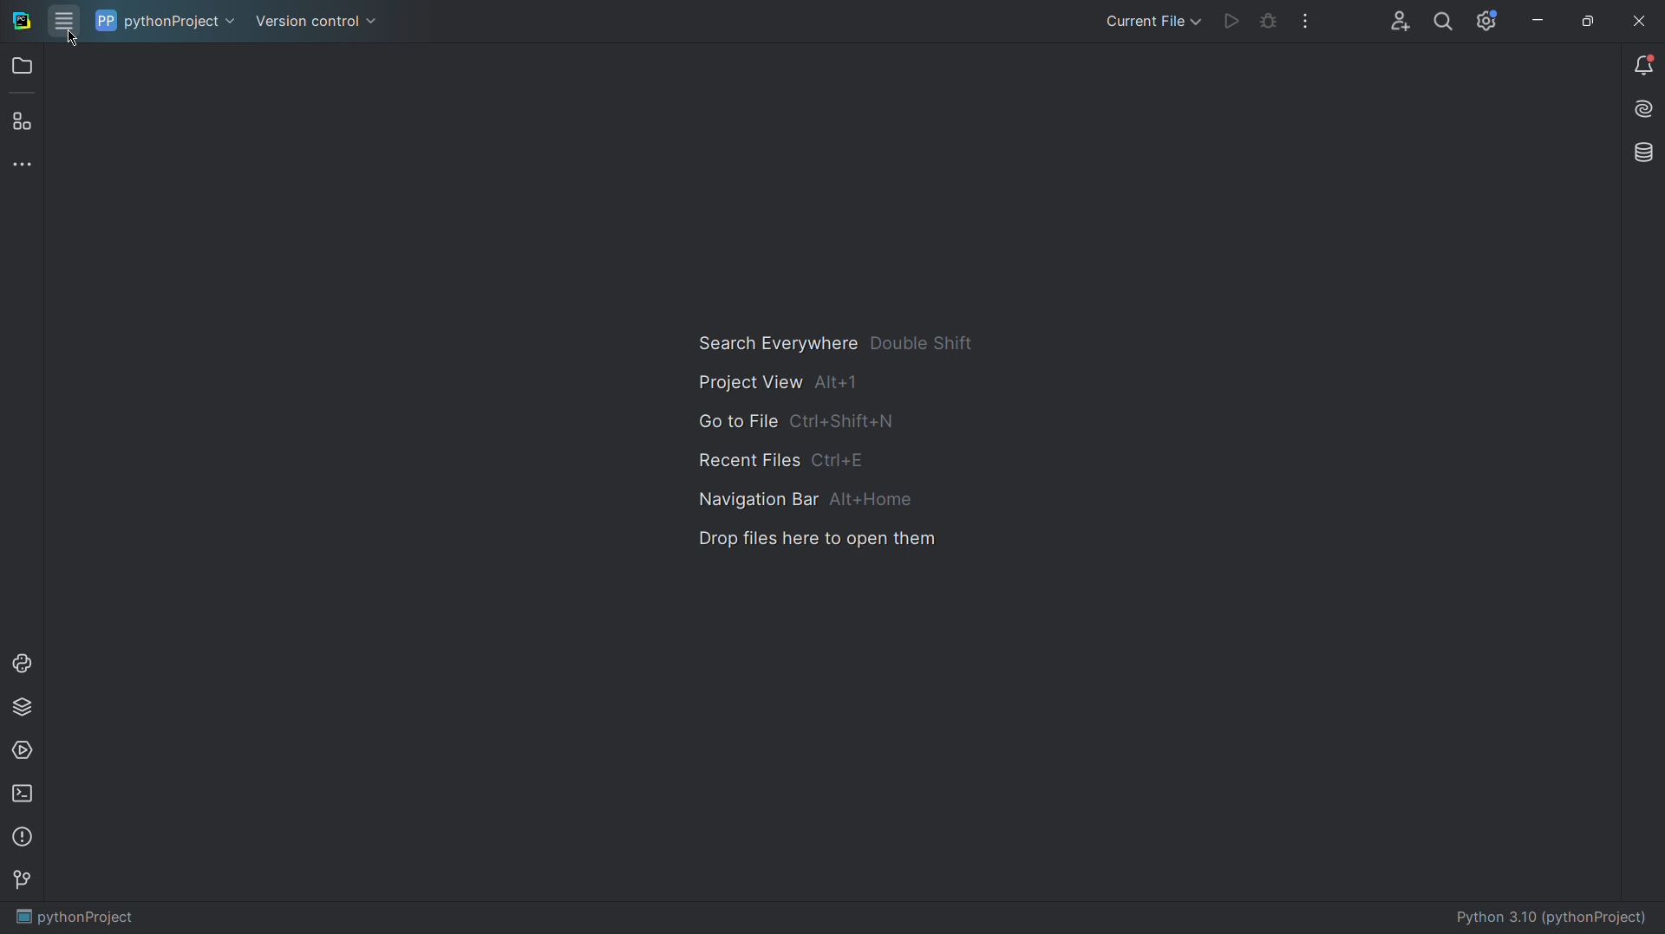  What do you see at coordinates (1443, 22) in the screenshot?
I see `Profile` at bounding box center [1443, 22].